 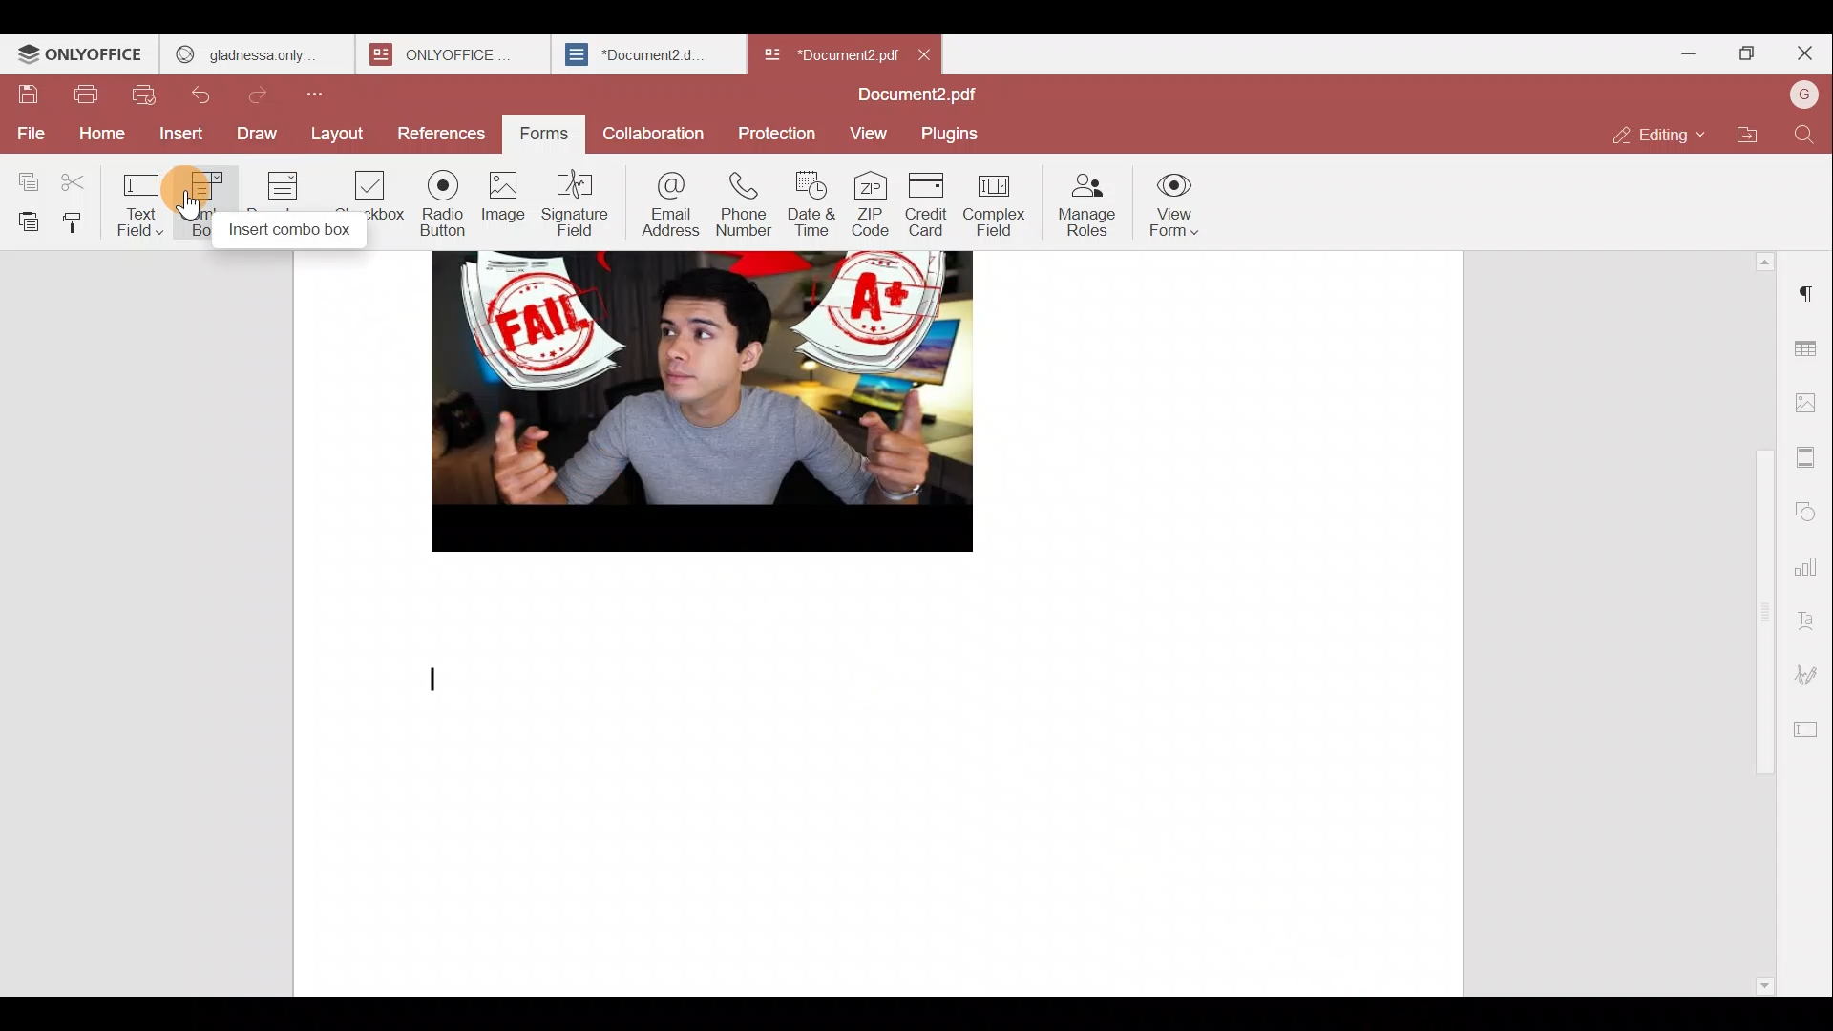 I want to click on Plugins, so click(x=953, y=134).